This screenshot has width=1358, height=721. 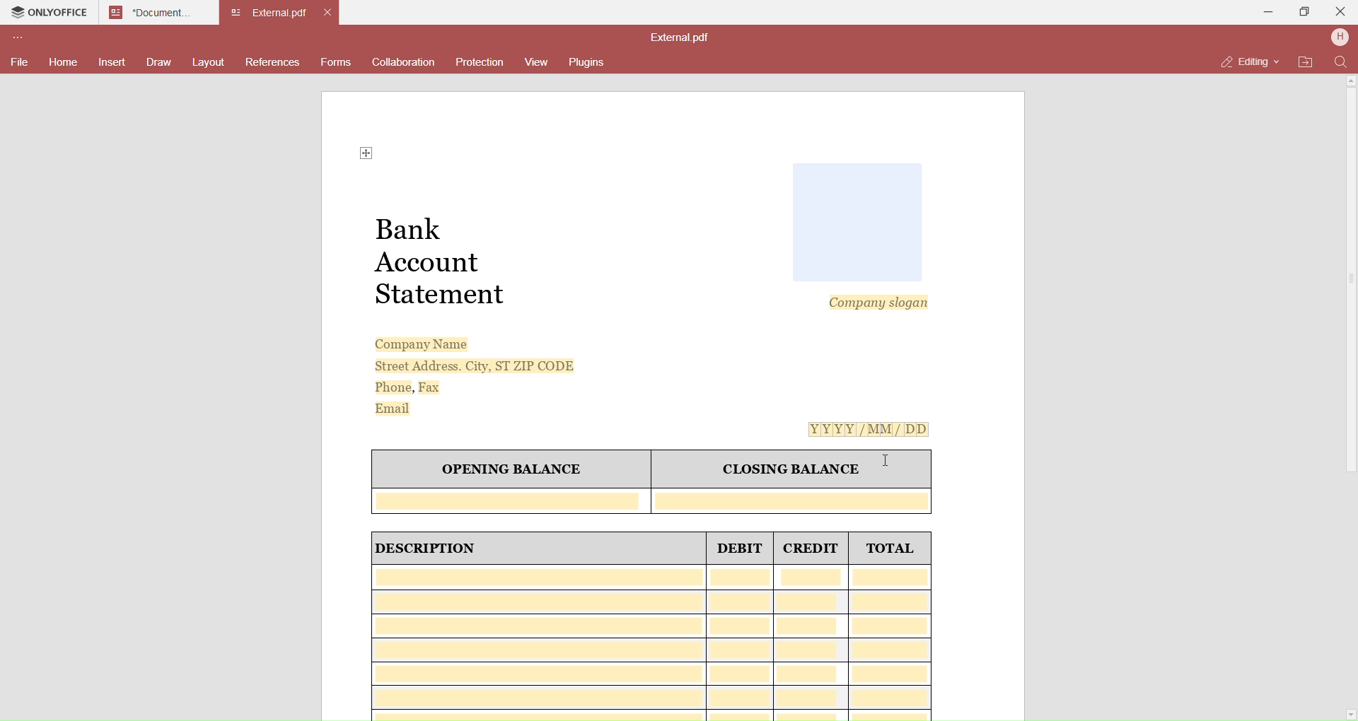 What do you see at coordinates (18, 61) in the screenshot?
I see `File` at bounding box center [18, 61].